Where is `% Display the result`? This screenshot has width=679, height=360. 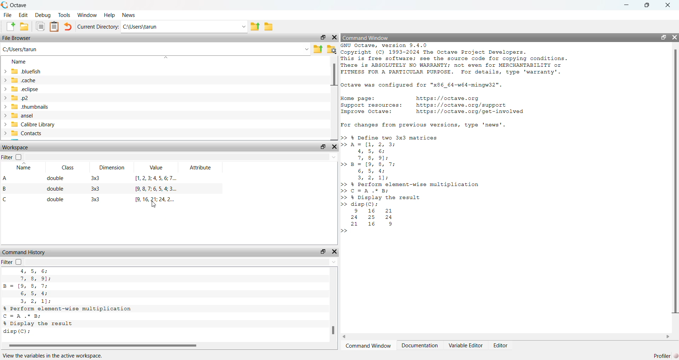
% Display the result is located at coordinates (40, 323).